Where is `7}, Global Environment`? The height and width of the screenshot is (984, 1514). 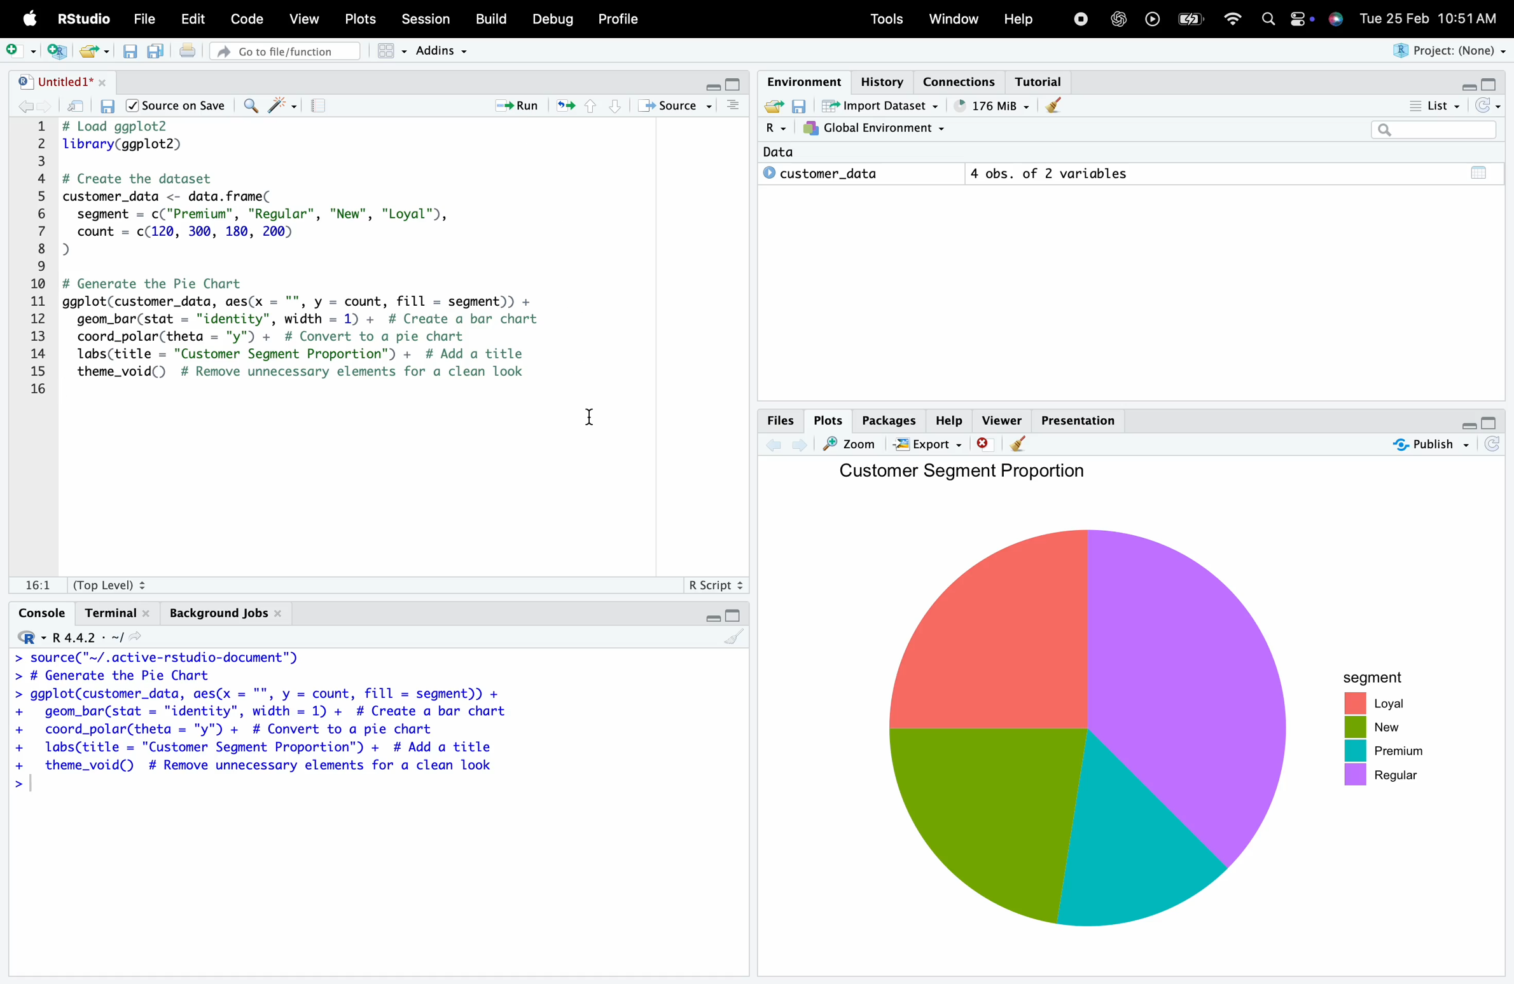
7}, Global Environment is located at coordinates (879, 128).